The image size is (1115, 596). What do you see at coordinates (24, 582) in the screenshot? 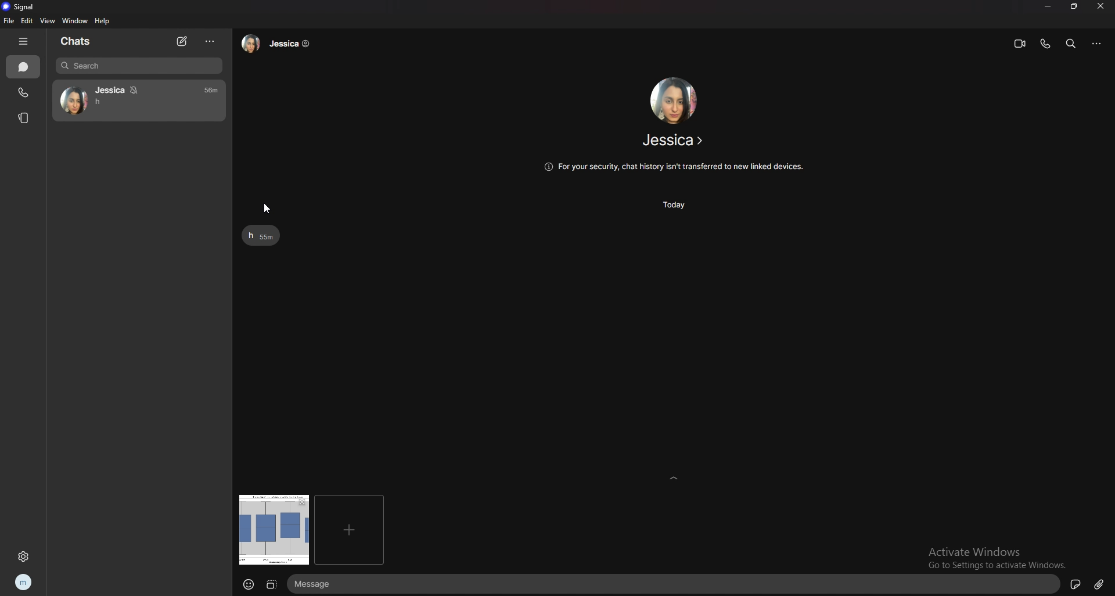
I see `profile` at bounding box center [24, 582].